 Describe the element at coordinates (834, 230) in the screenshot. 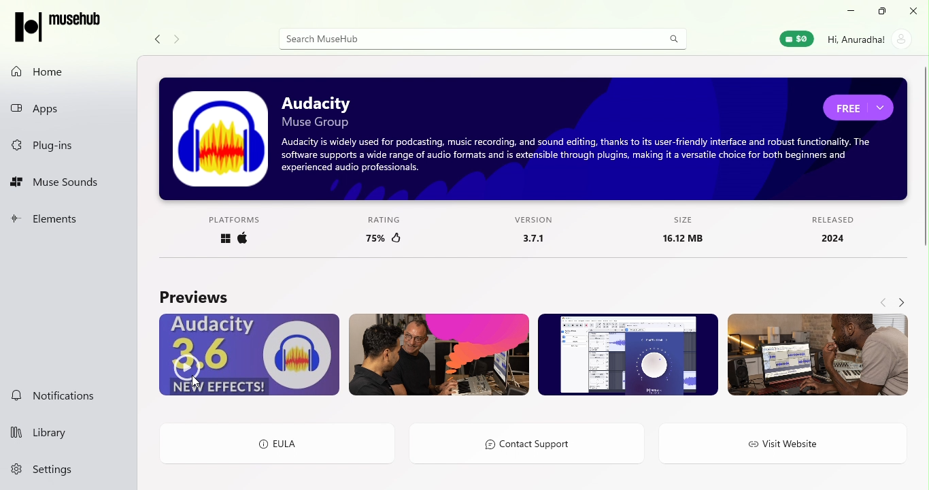

I see `Released` at that location.